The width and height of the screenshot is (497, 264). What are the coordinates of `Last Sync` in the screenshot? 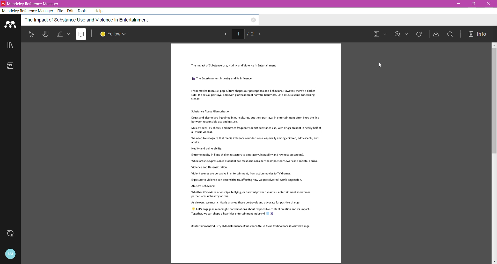 It's located at (12, 233).